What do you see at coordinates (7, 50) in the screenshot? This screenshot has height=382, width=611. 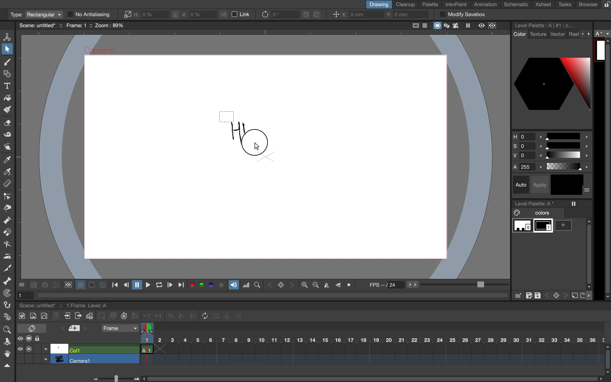 I see `selection tool` at bounding box center [7, 50].